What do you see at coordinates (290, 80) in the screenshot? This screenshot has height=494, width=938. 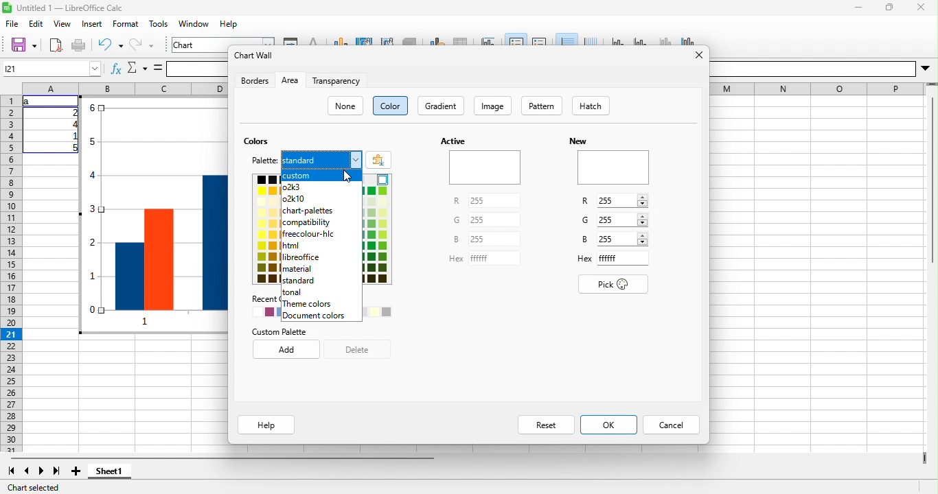 I see `area` at bounding box center [290, 80].